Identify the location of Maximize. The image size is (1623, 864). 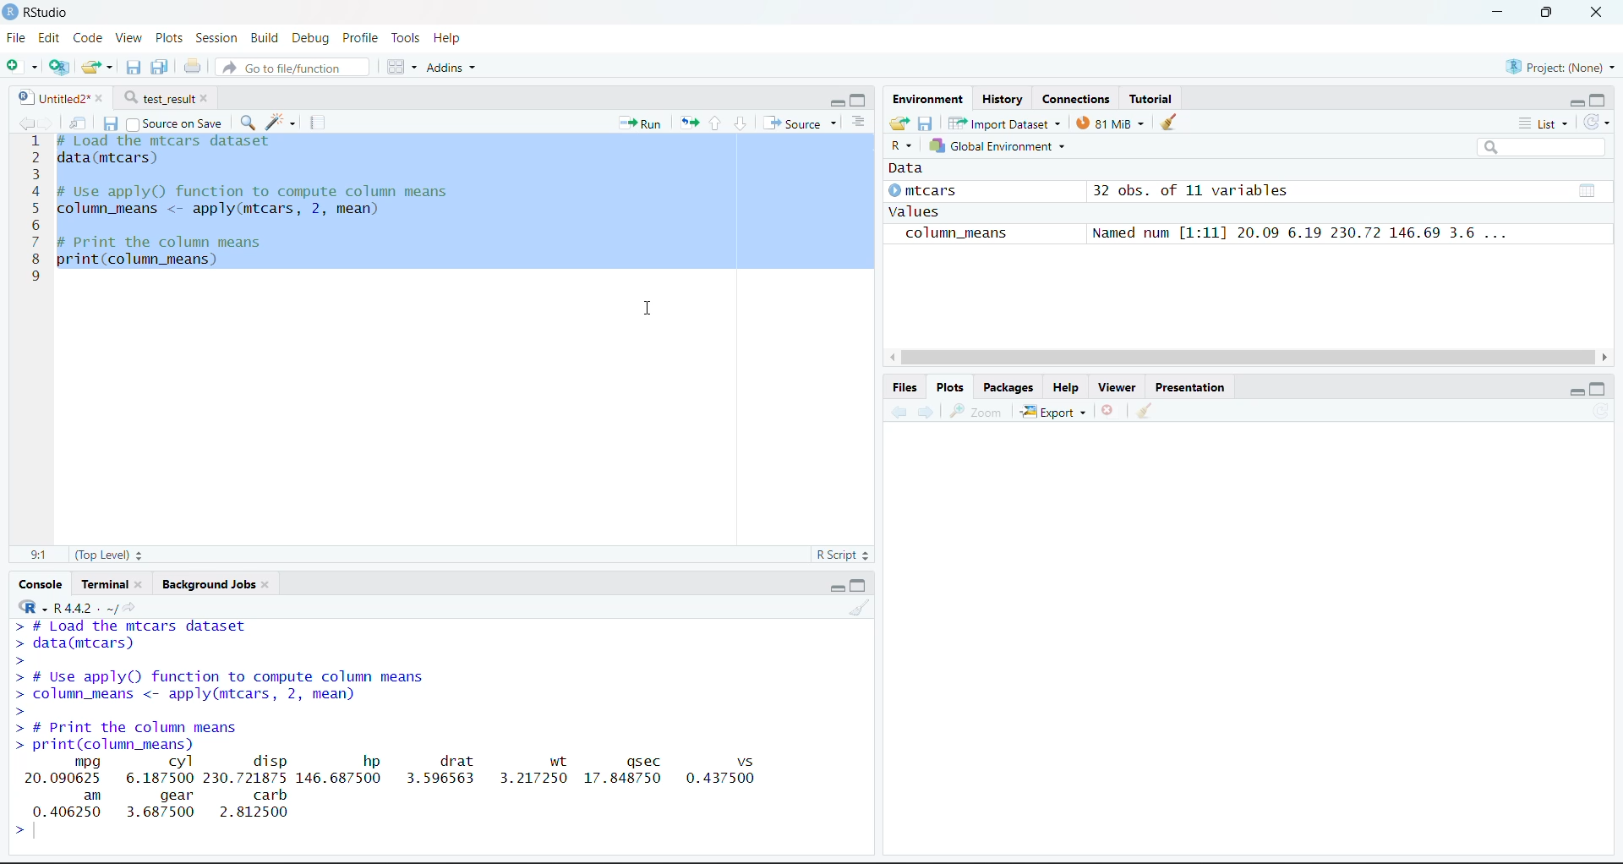
(1599, 386).